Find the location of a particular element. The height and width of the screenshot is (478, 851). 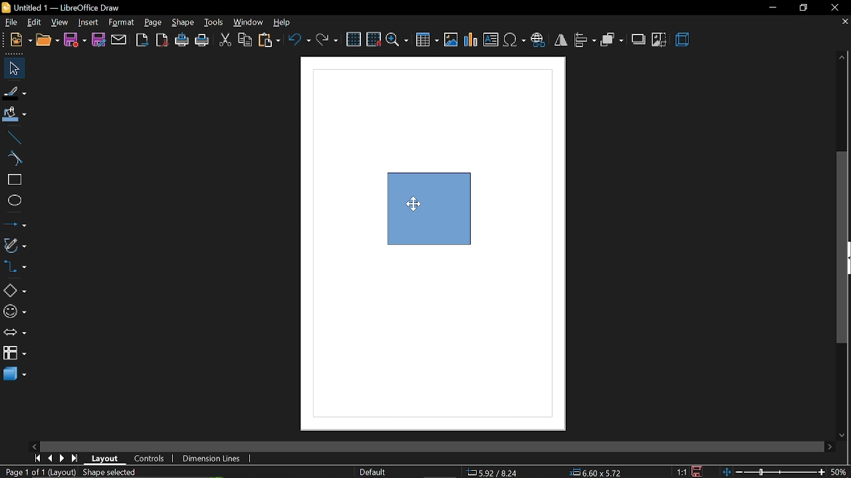

crop is located at coordinates (660, 39).